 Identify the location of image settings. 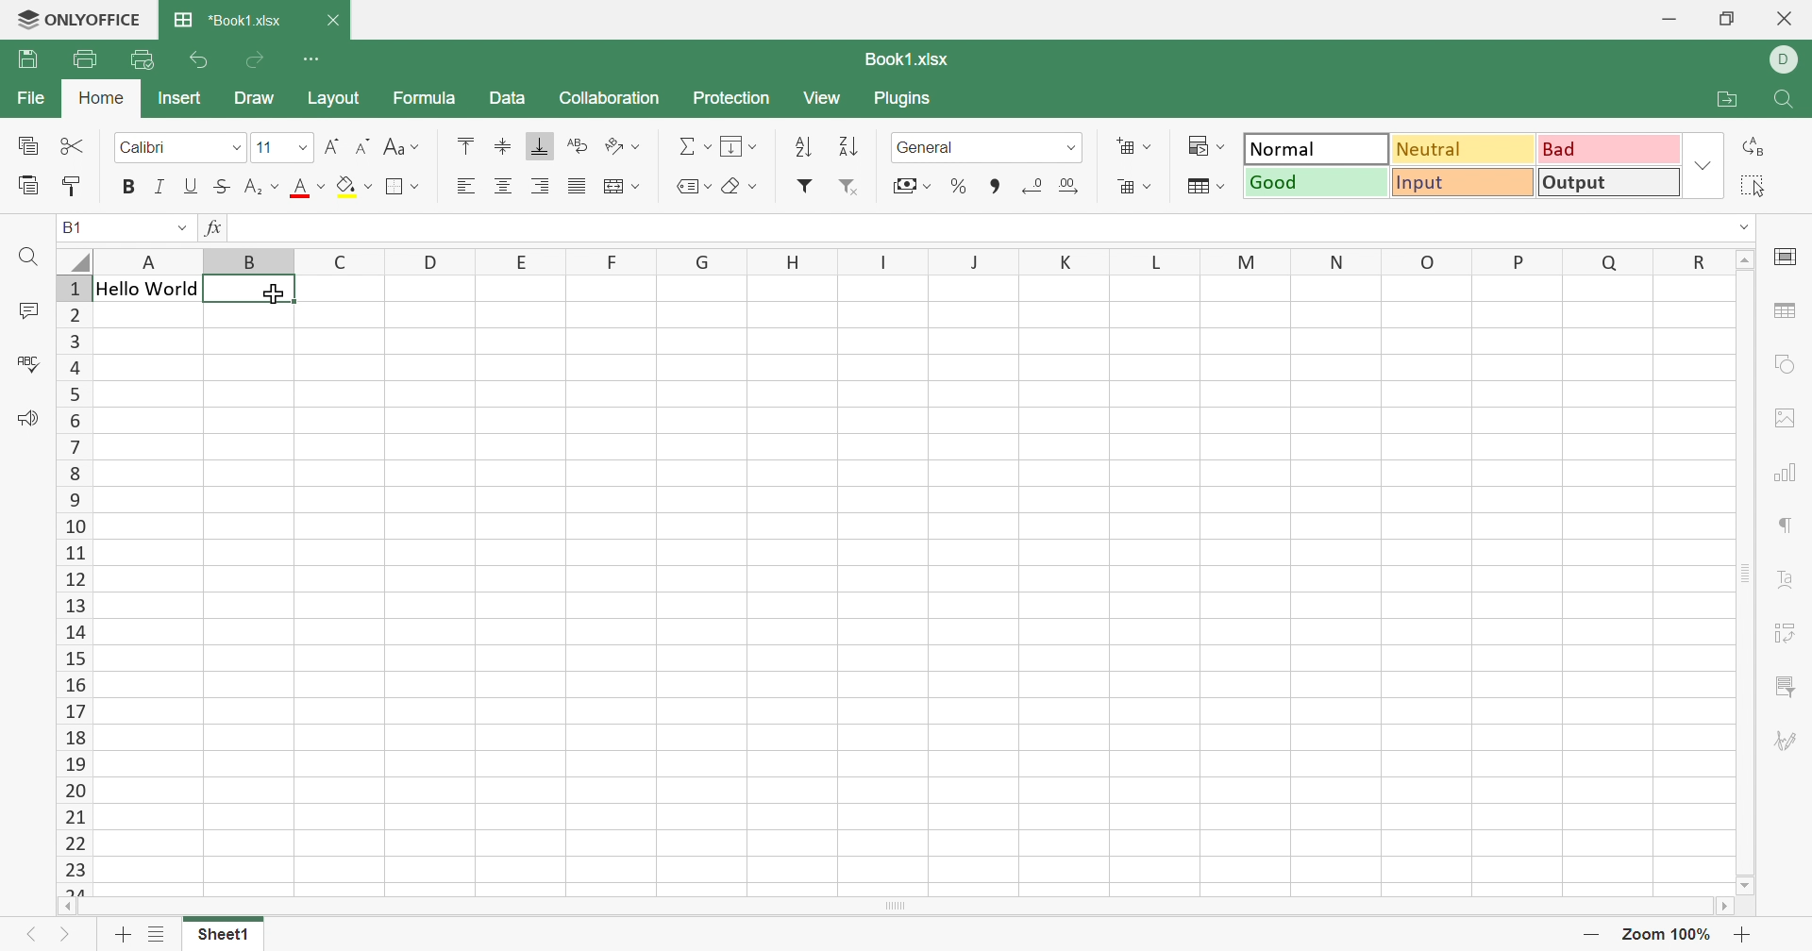
(1784, 416).